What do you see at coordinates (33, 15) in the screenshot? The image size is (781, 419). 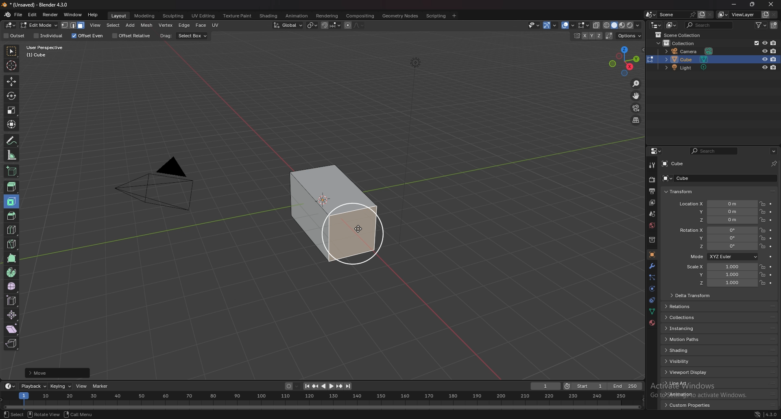 I see `edit` at bounding box center [33, 15].